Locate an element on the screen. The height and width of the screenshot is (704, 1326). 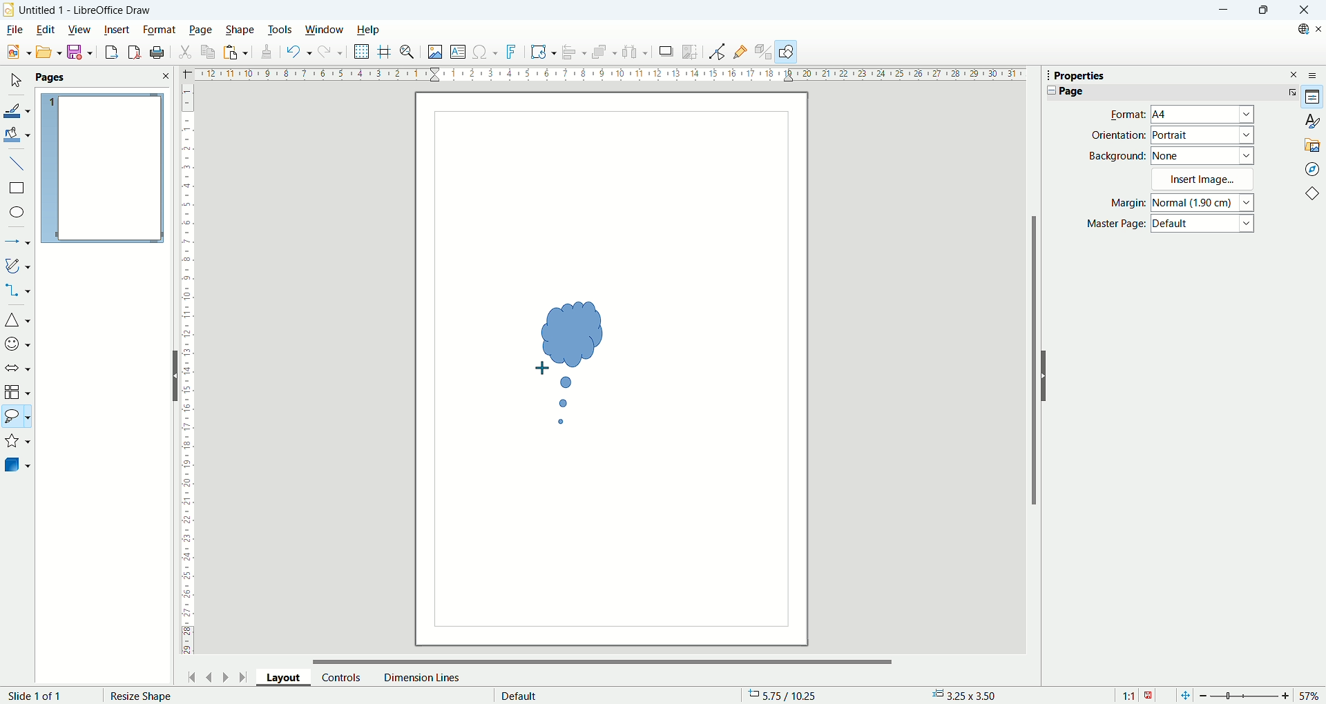
previous page is located at coordinates (211, 676).